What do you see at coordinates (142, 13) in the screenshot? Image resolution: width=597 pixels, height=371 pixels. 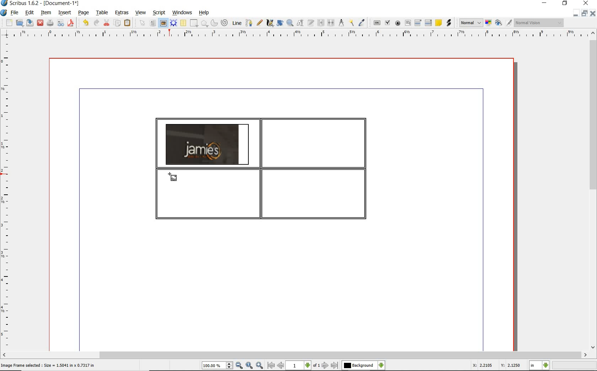 I see `view ` at bounding box center [142, 13].